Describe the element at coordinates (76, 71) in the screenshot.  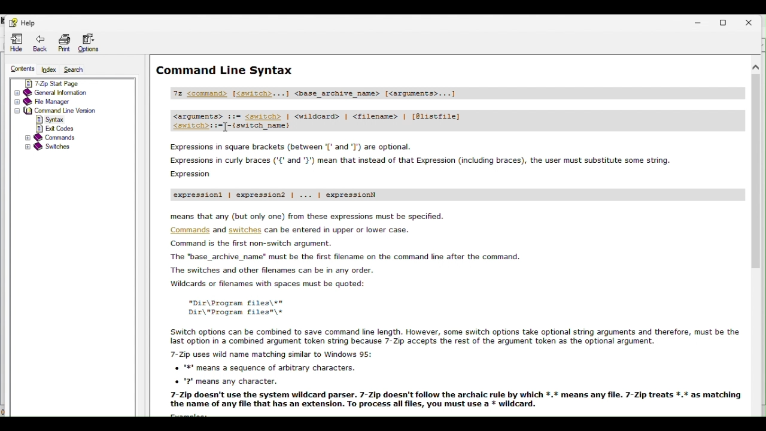
I see `Search` at that location.